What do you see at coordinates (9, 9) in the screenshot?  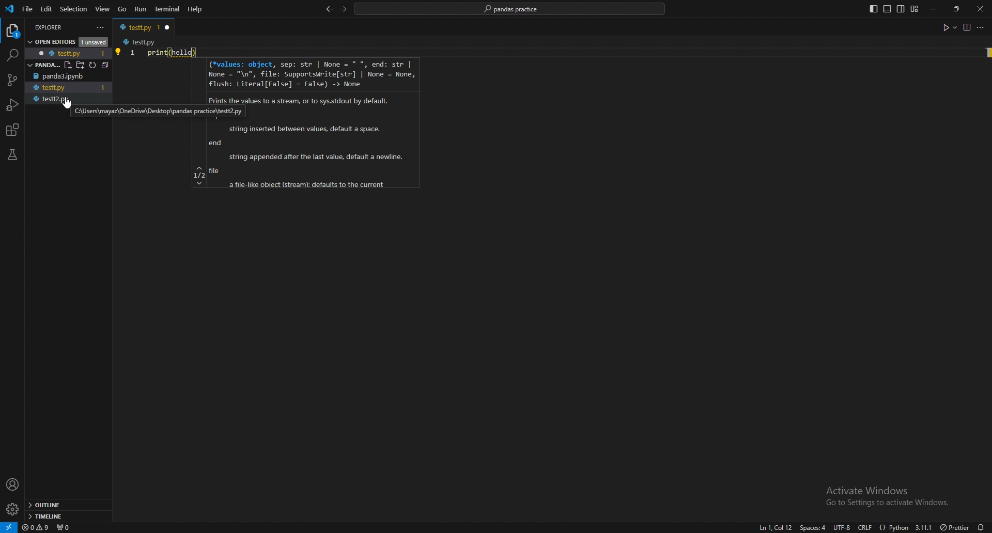 I see `vscode logo` at bounding box center [9, 9].